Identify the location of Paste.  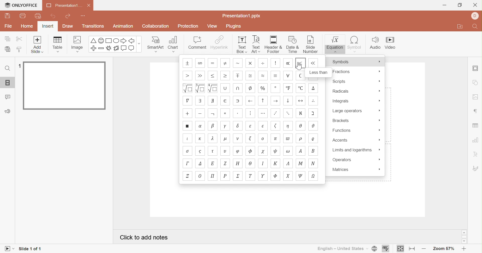
(7, 49).